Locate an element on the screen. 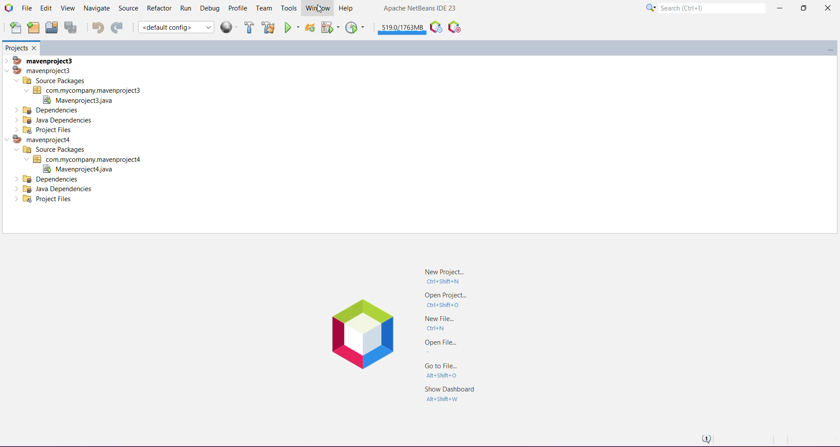 The width and height of the screenshot is (840, 447). Undo is located at coordinates (95, 27).